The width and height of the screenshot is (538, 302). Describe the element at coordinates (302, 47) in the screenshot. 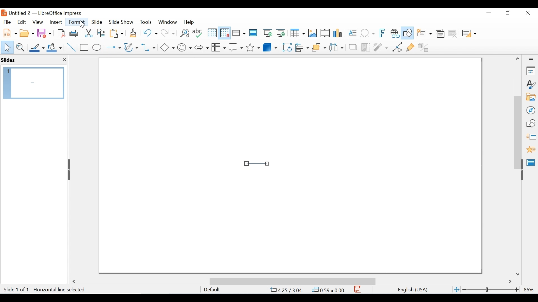

I see `Align Objects` at that location.